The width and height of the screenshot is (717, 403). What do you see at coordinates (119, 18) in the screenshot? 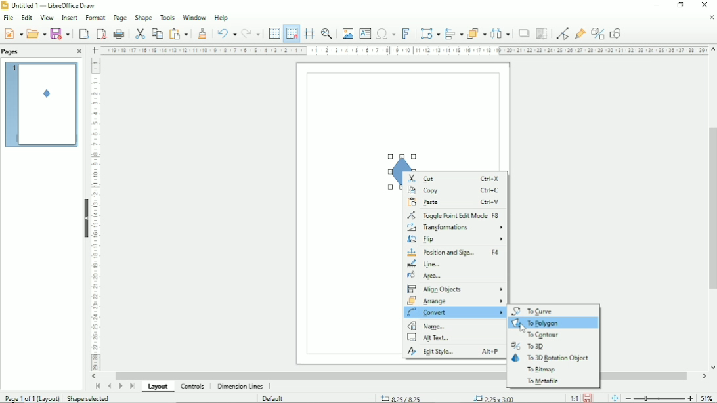
I see `Page` at bounding box center [119, 18].